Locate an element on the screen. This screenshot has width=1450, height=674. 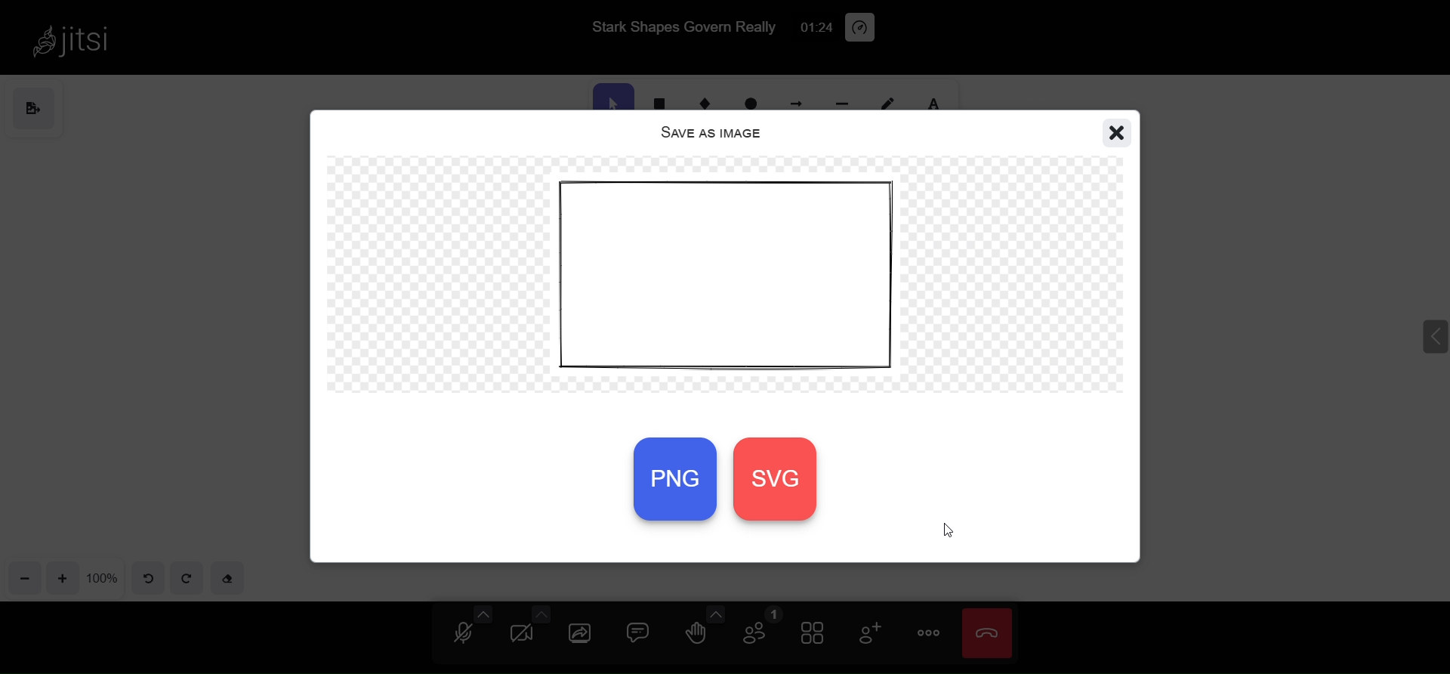
undo is located at coordinates (146, 577).